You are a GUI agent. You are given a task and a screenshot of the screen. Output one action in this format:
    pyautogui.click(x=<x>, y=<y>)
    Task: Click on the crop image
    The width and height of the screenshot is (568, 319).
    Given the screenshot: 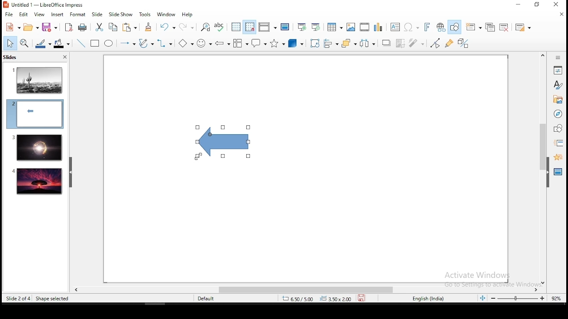 What is the action you would take?
    pyautogui.click(x=402, y=43)
    